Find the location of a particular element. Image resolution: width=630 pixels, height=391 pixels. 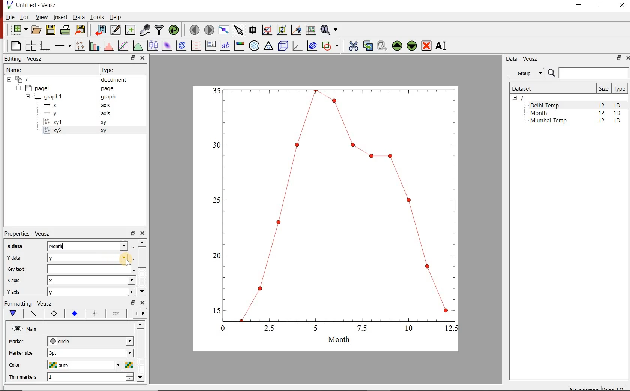

view plot full screen is located at coordinates (224, 30).